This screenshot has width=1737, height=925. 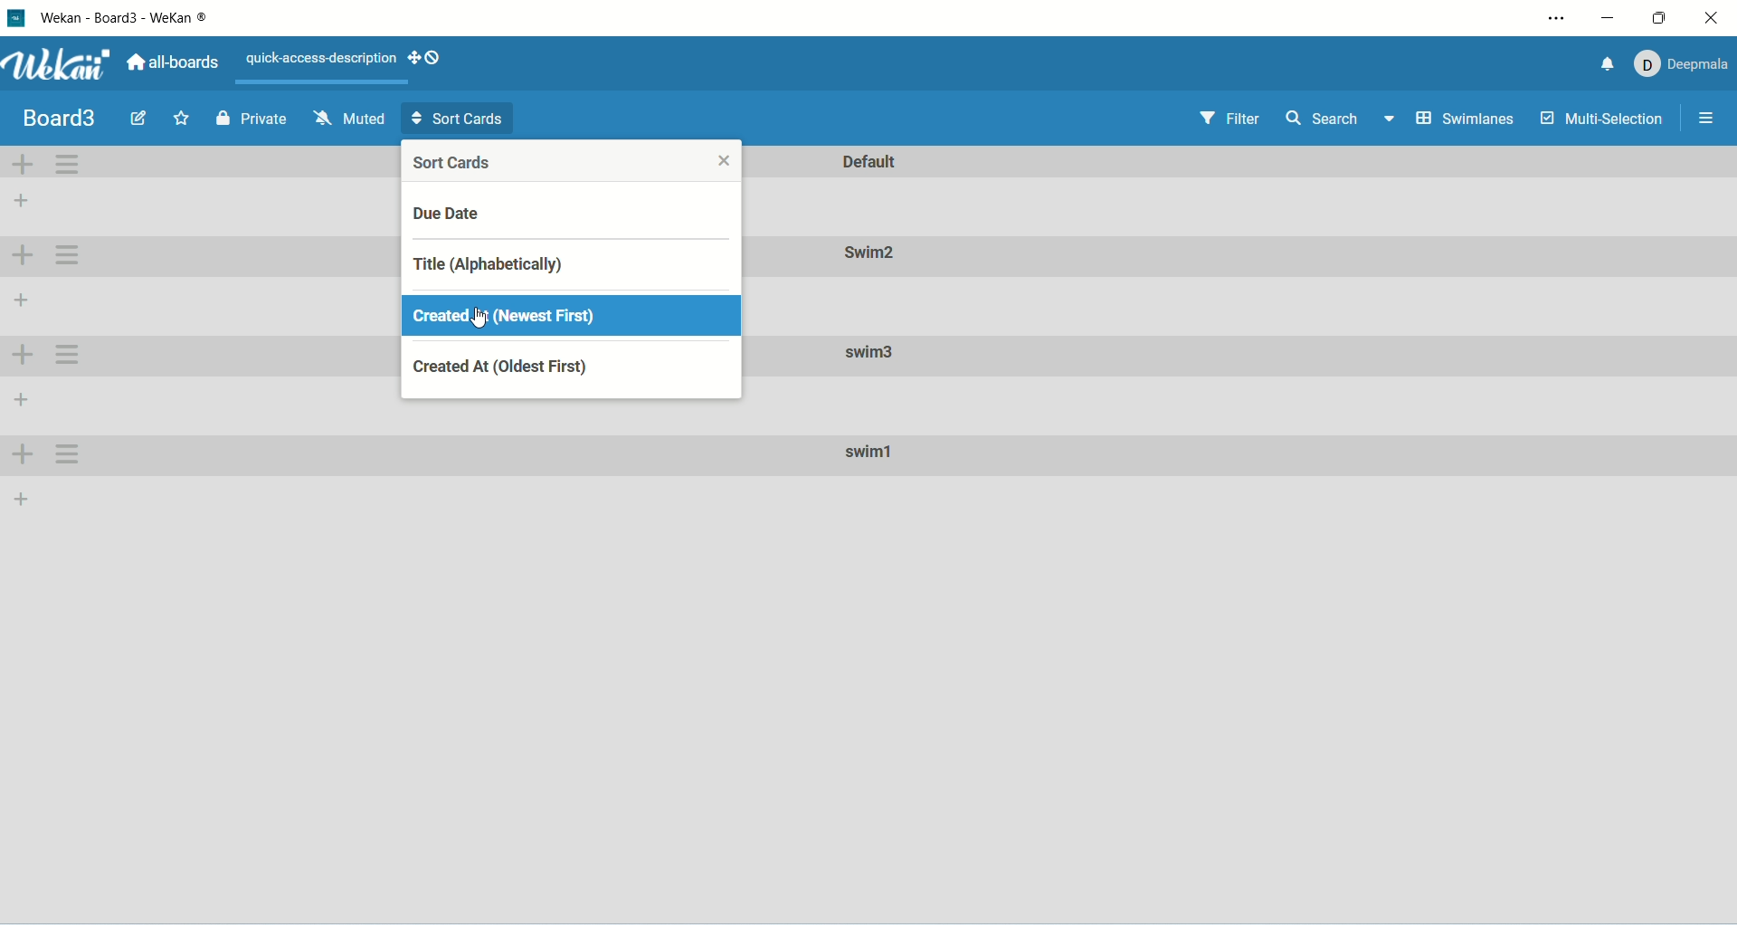 I want to click on account, so click(x=1679, y=62).